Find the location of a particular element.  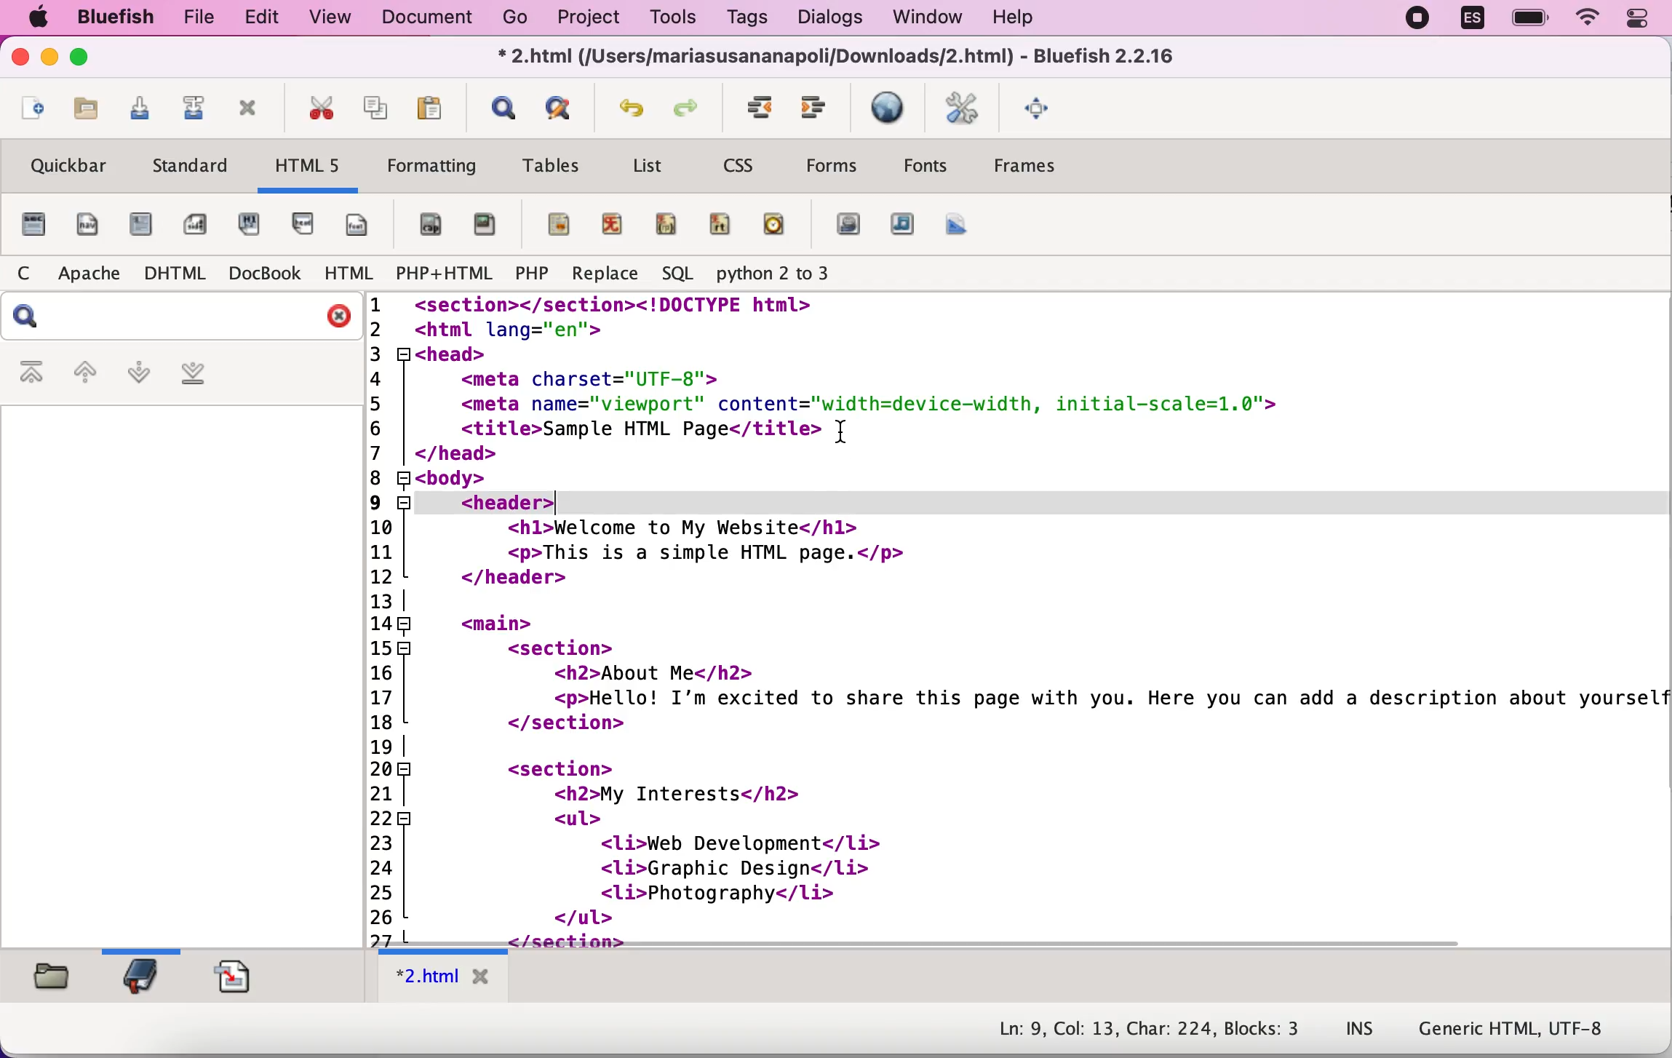

cut is located at coordinates (323, 109).